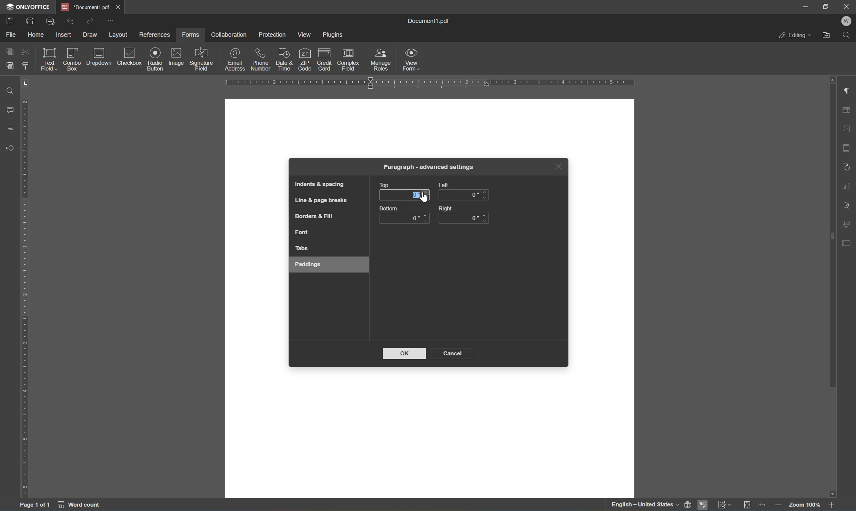 The image size is (856, 511). I want to click on signature field, so click(202, 60).